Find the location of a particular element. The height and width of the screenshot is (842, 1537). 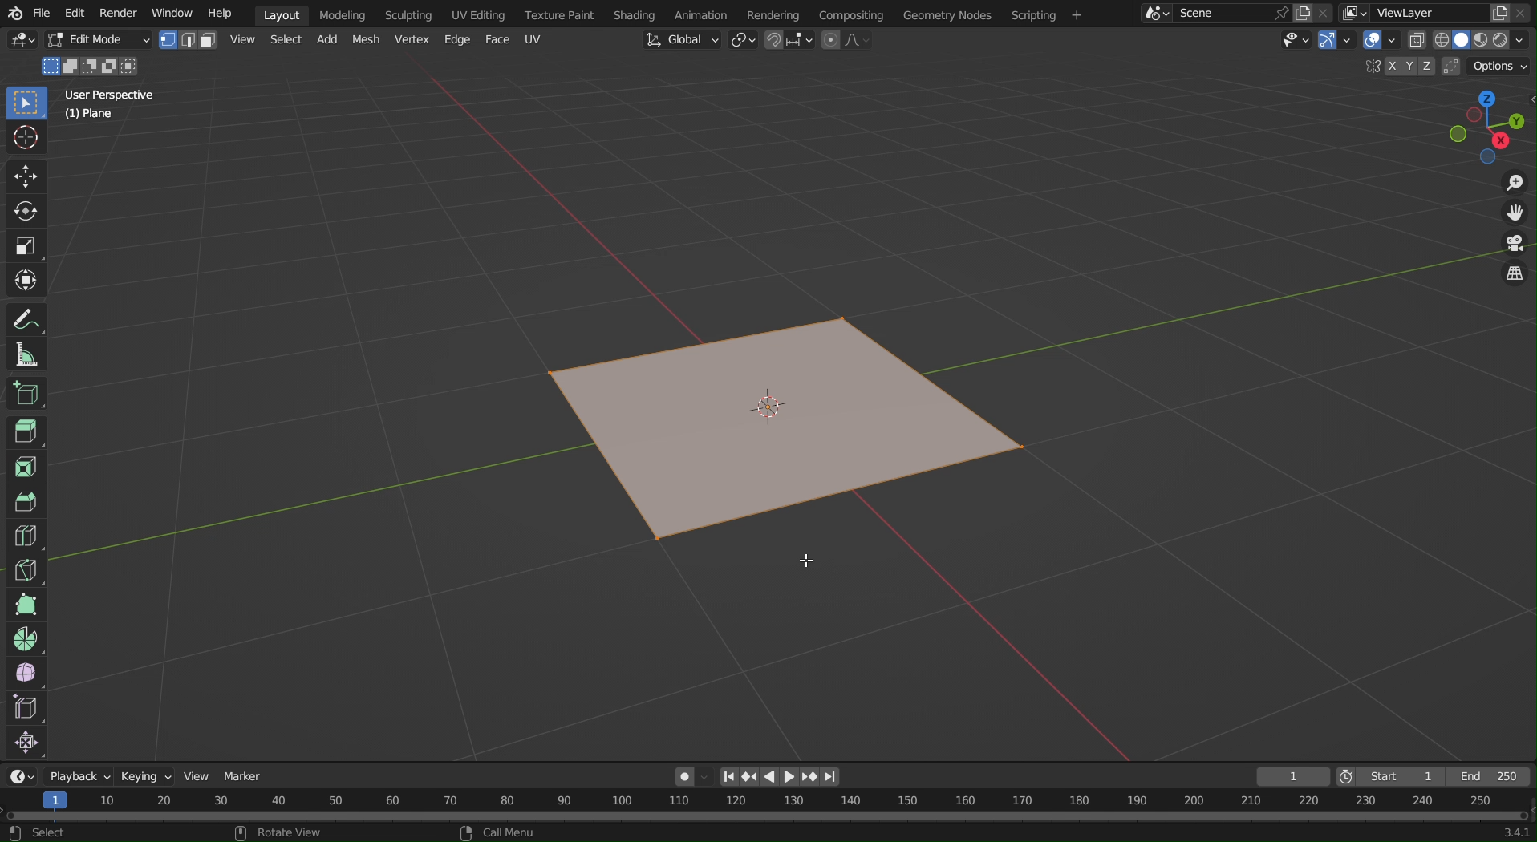

File is located at coordinates (42, 13).